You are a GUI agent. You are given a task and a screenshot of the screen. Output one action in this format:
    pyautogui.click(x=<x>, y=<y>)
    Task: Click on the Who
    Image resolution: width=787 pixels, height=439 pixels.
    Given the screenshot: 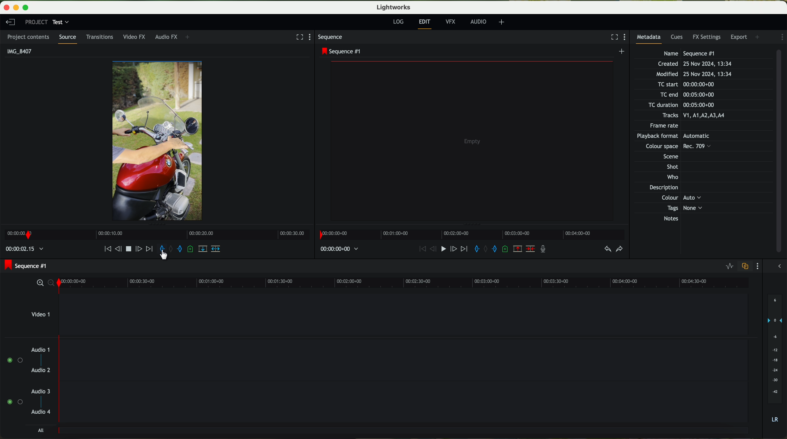 What is the action you would take?
    pyautogui.click(x=671, y=178)
    